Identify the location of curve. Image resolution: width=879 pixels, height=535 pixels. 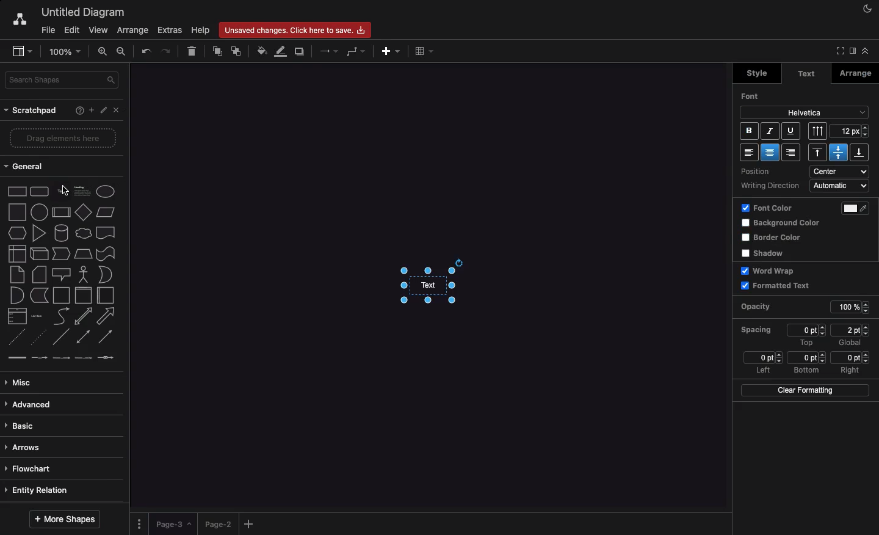
(62, 315).